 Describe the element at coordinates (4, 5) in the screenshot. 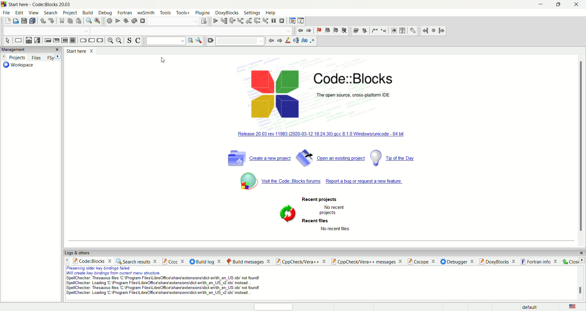

I see `logo` at that location.